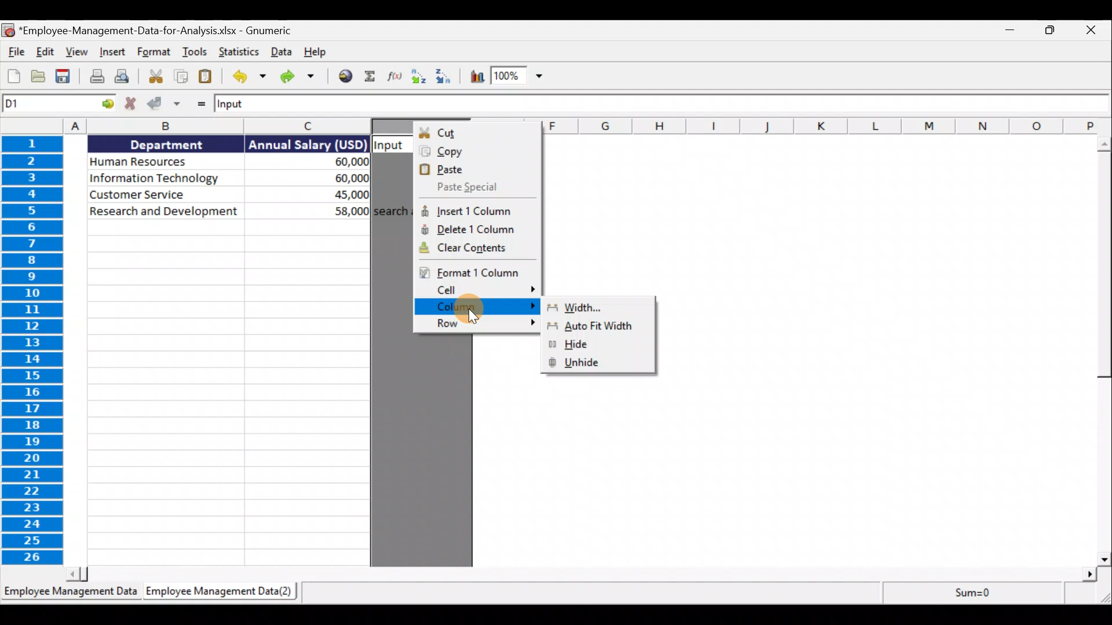  I want to click on Minimise, so click(1009, 30).